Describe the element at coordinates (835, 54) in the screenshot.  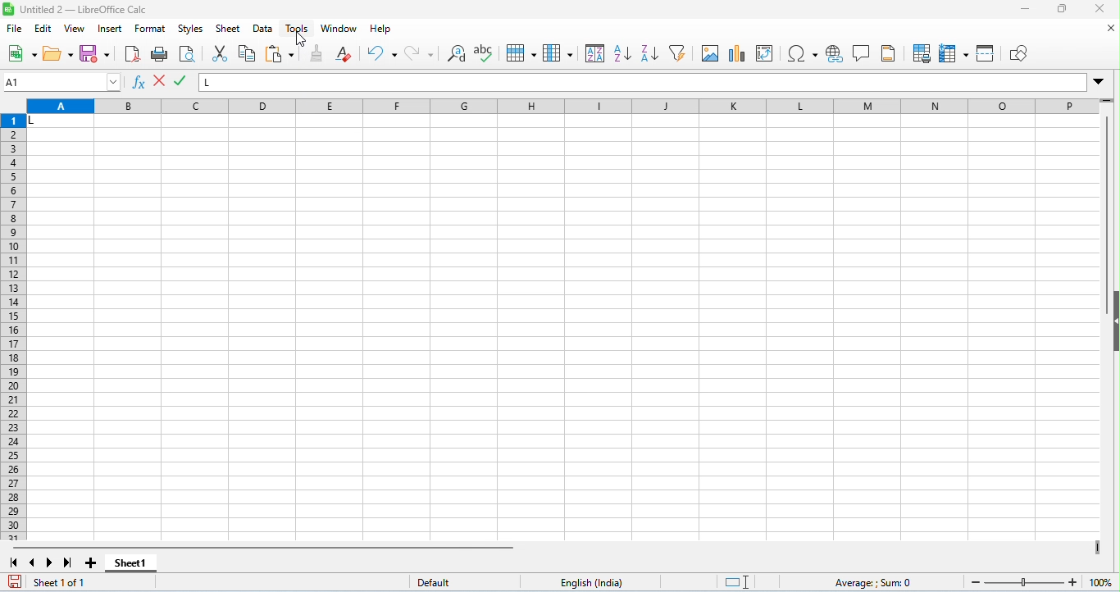
I see `insert hyperlink` at that location.